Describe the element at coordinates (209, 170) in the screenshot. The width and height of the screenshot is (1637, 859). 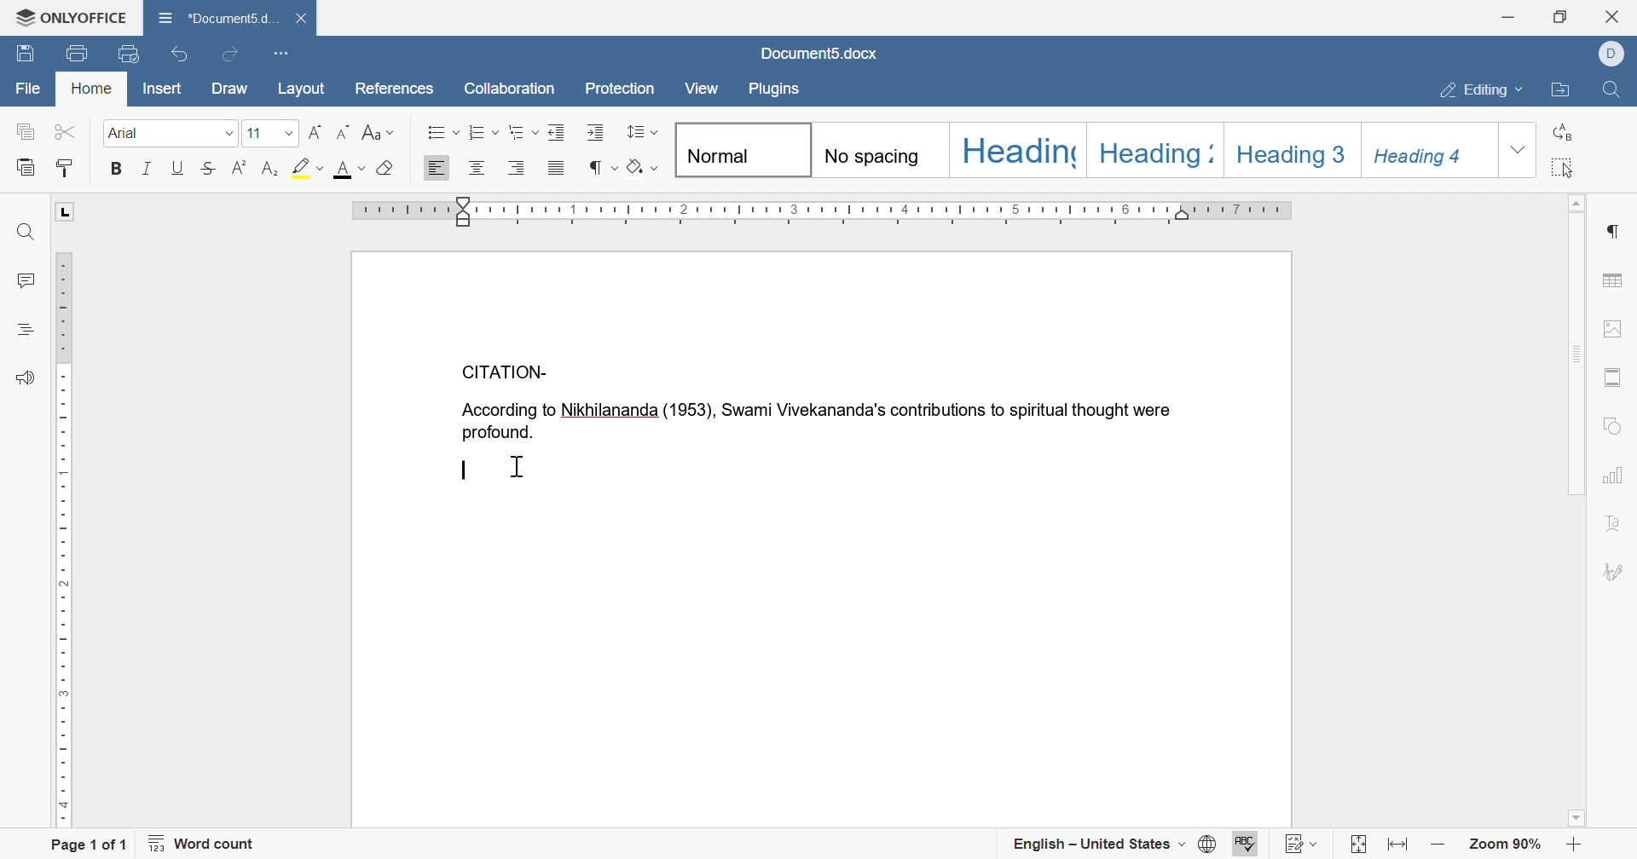
I see `strikethrough` at that location.